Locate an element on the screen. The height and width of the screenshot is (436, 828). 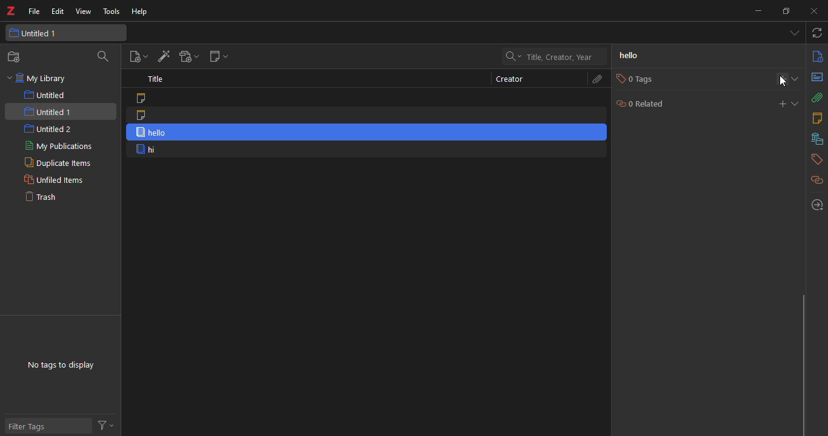
z is located at coordinates (13, 12).